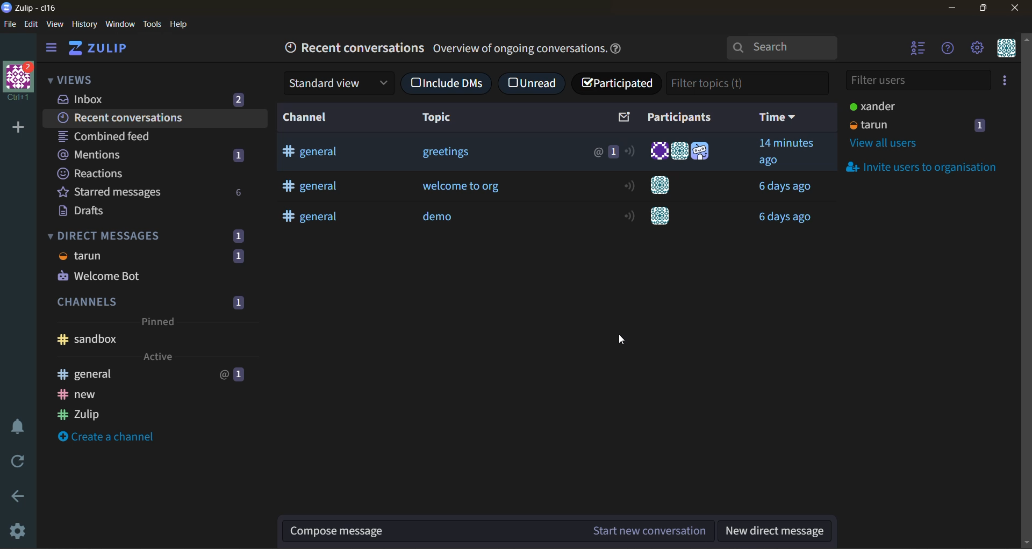  Describe the element at coordinates (151, 299) in the screenshot. I see `channels` at that location.